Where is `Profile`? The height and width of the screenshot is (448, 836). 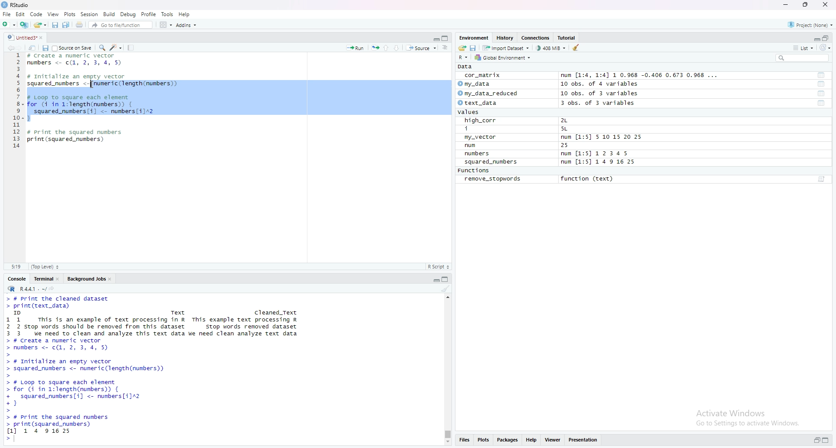 Profile is located at coordinates (149, 14).